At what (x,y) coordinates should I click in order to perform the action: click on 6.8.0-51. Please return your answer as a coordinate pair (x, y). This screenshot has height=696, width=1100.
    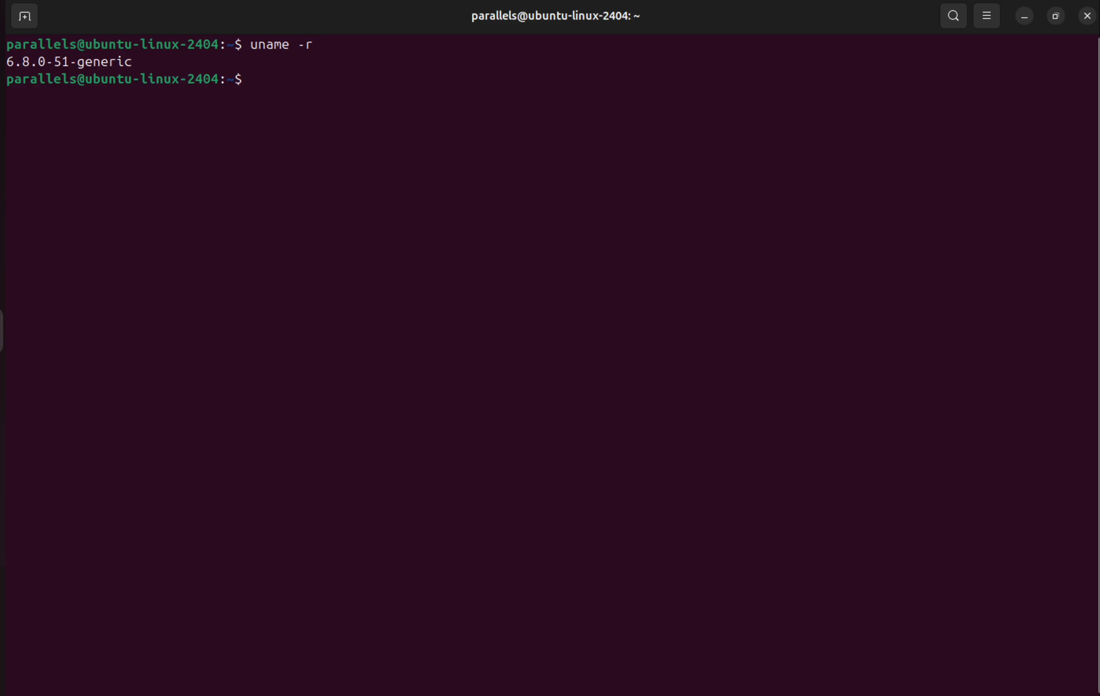
    Looking at the image, I should click on (37, 62).